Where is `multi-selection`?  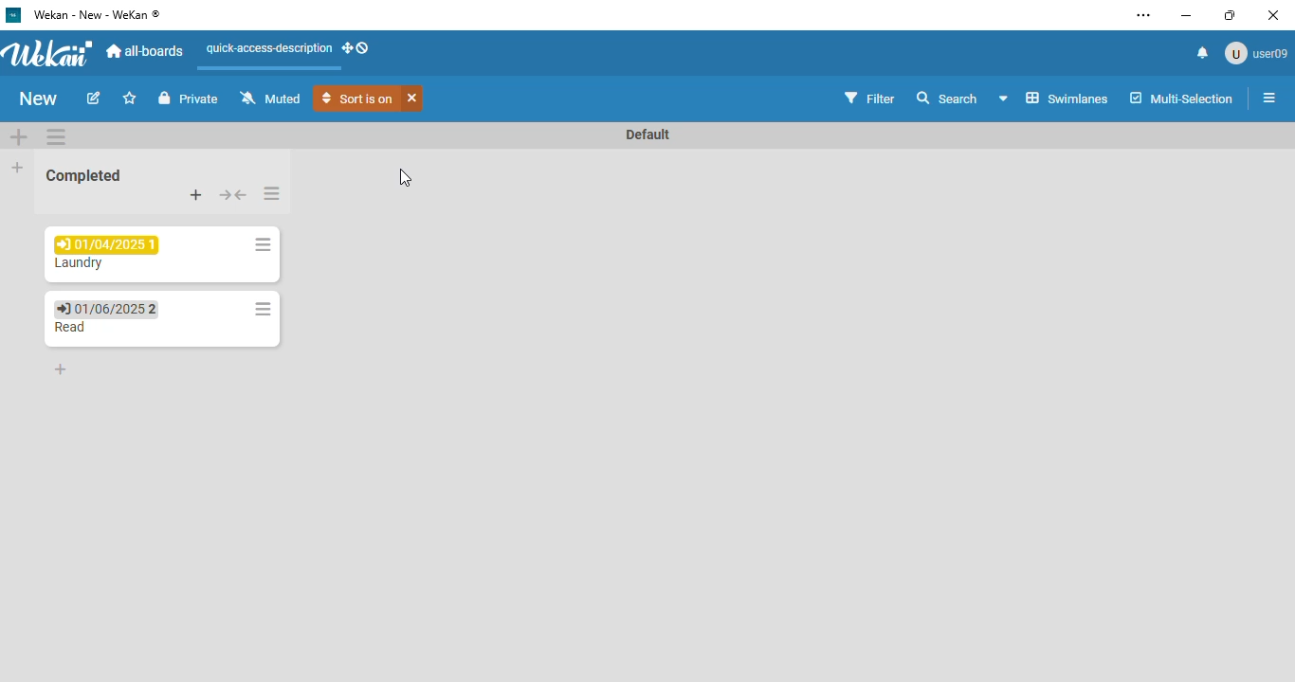
multi-selection is located at coordinates (1181, 98).